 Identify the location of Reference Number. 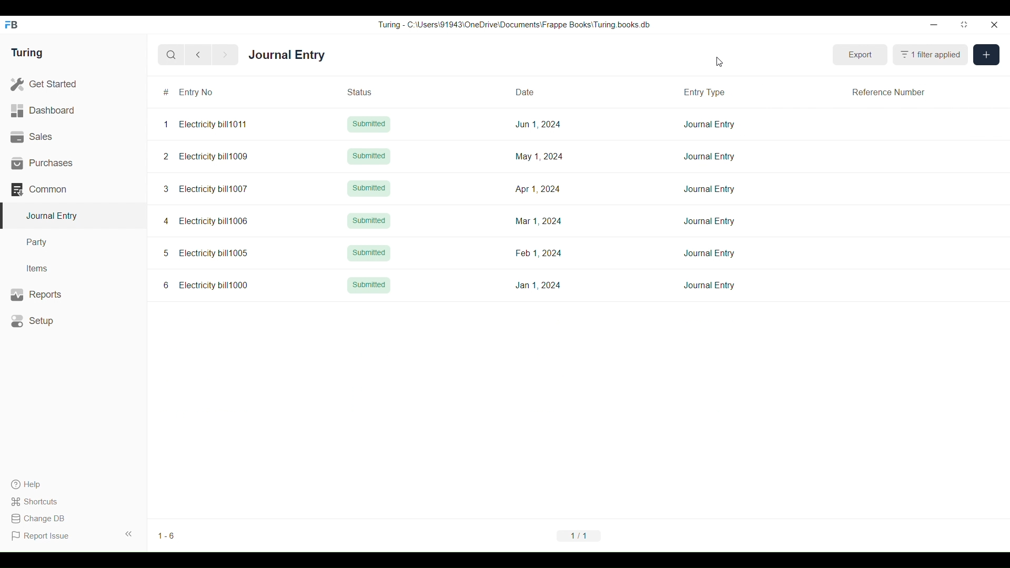
(888, 92).